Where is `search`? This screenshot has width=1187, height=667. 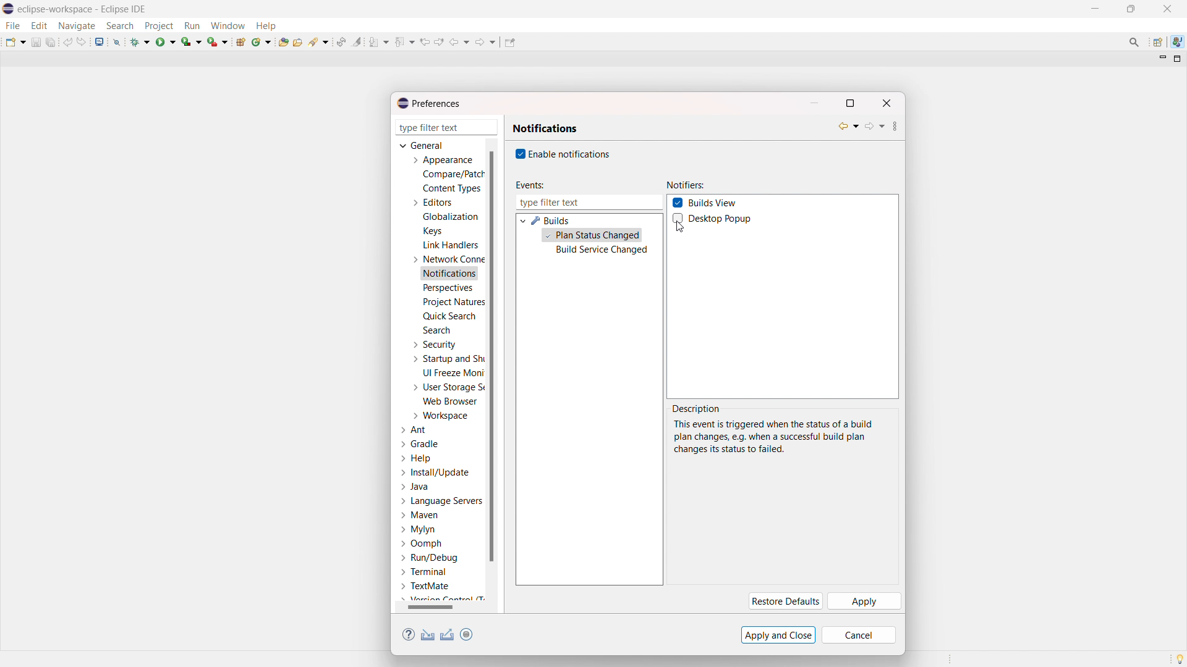 search is located at coordinates (120, 26).